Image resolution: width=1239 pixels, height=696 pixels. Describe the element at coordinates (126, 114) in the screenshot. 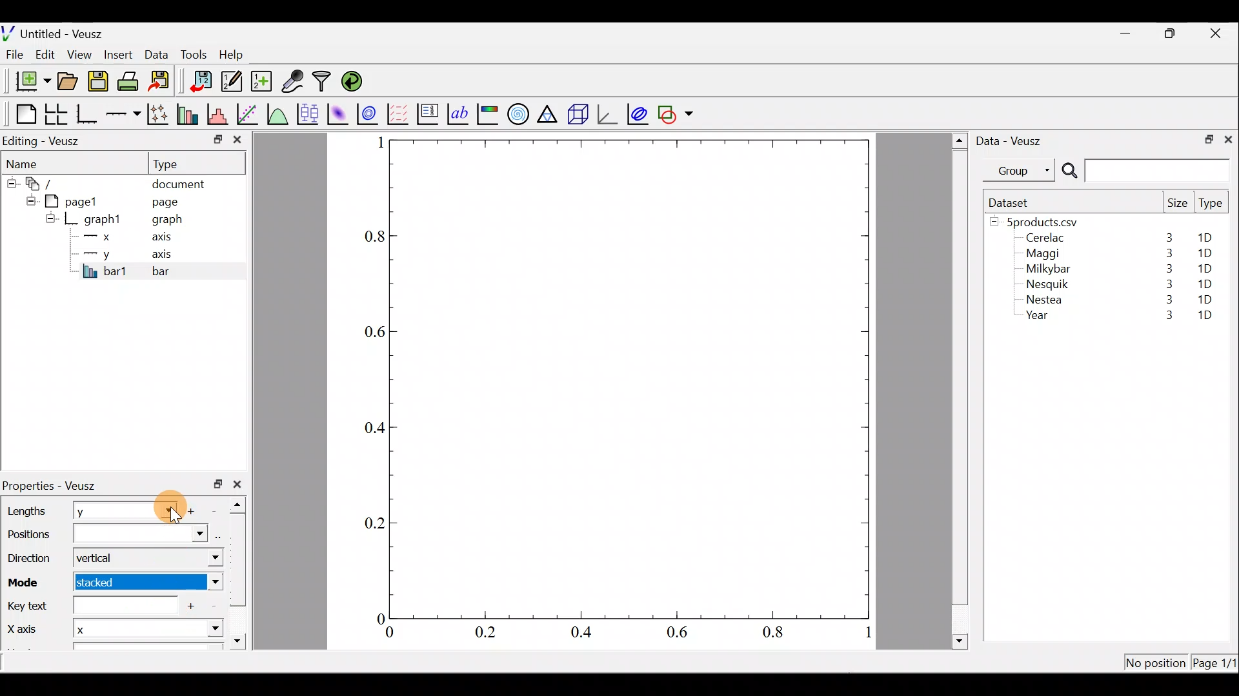

I see `Add an axis to the plot` at that location.